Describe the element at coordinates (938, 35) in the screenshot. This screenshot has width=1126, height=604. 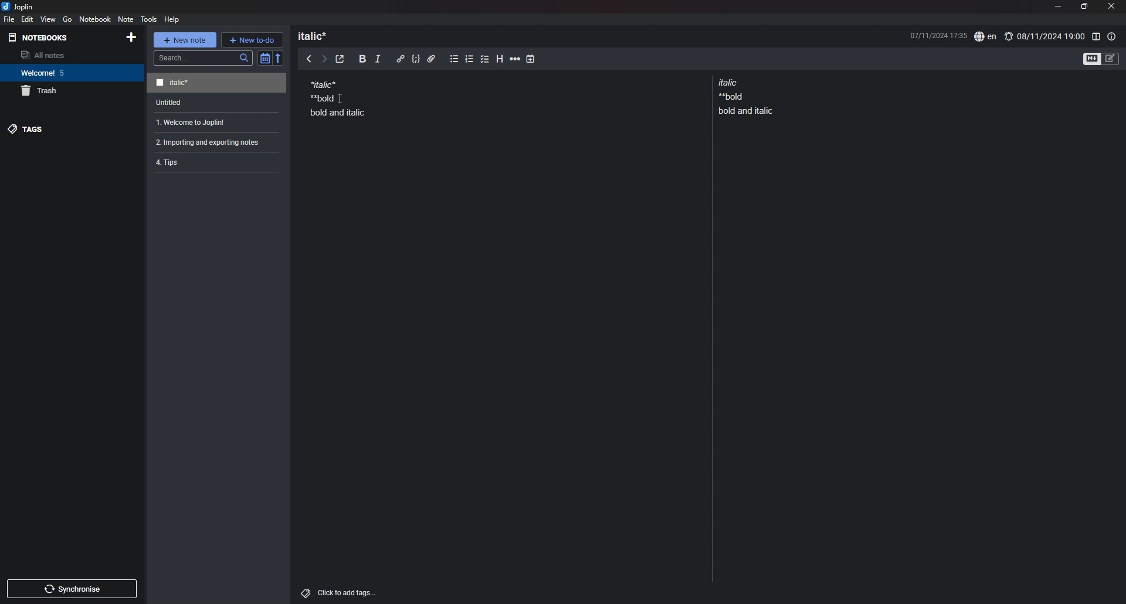
I see `date and time` at that location.